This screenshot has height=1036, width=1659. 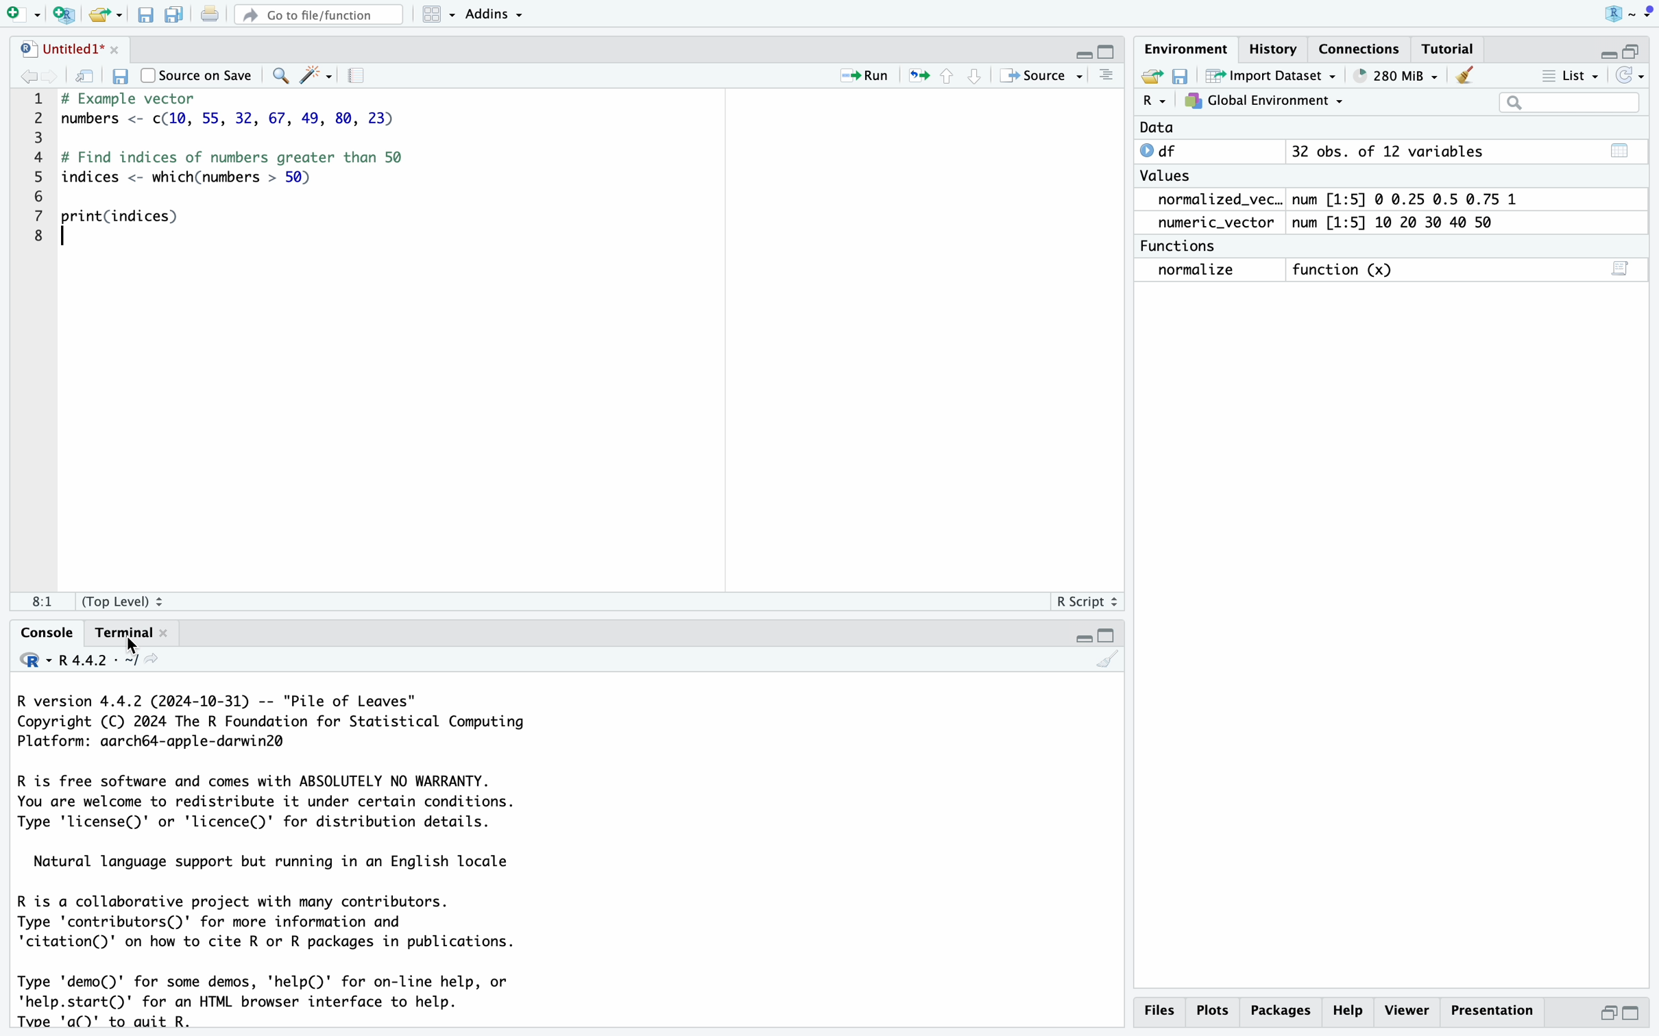 I want to click on imbers <- c(1@, 55, 32, 67, 49, 80, :
Find indices of numbers greater thar
dices <- which(numbers > 50)
"int(indices), so click(x=258, y=175).